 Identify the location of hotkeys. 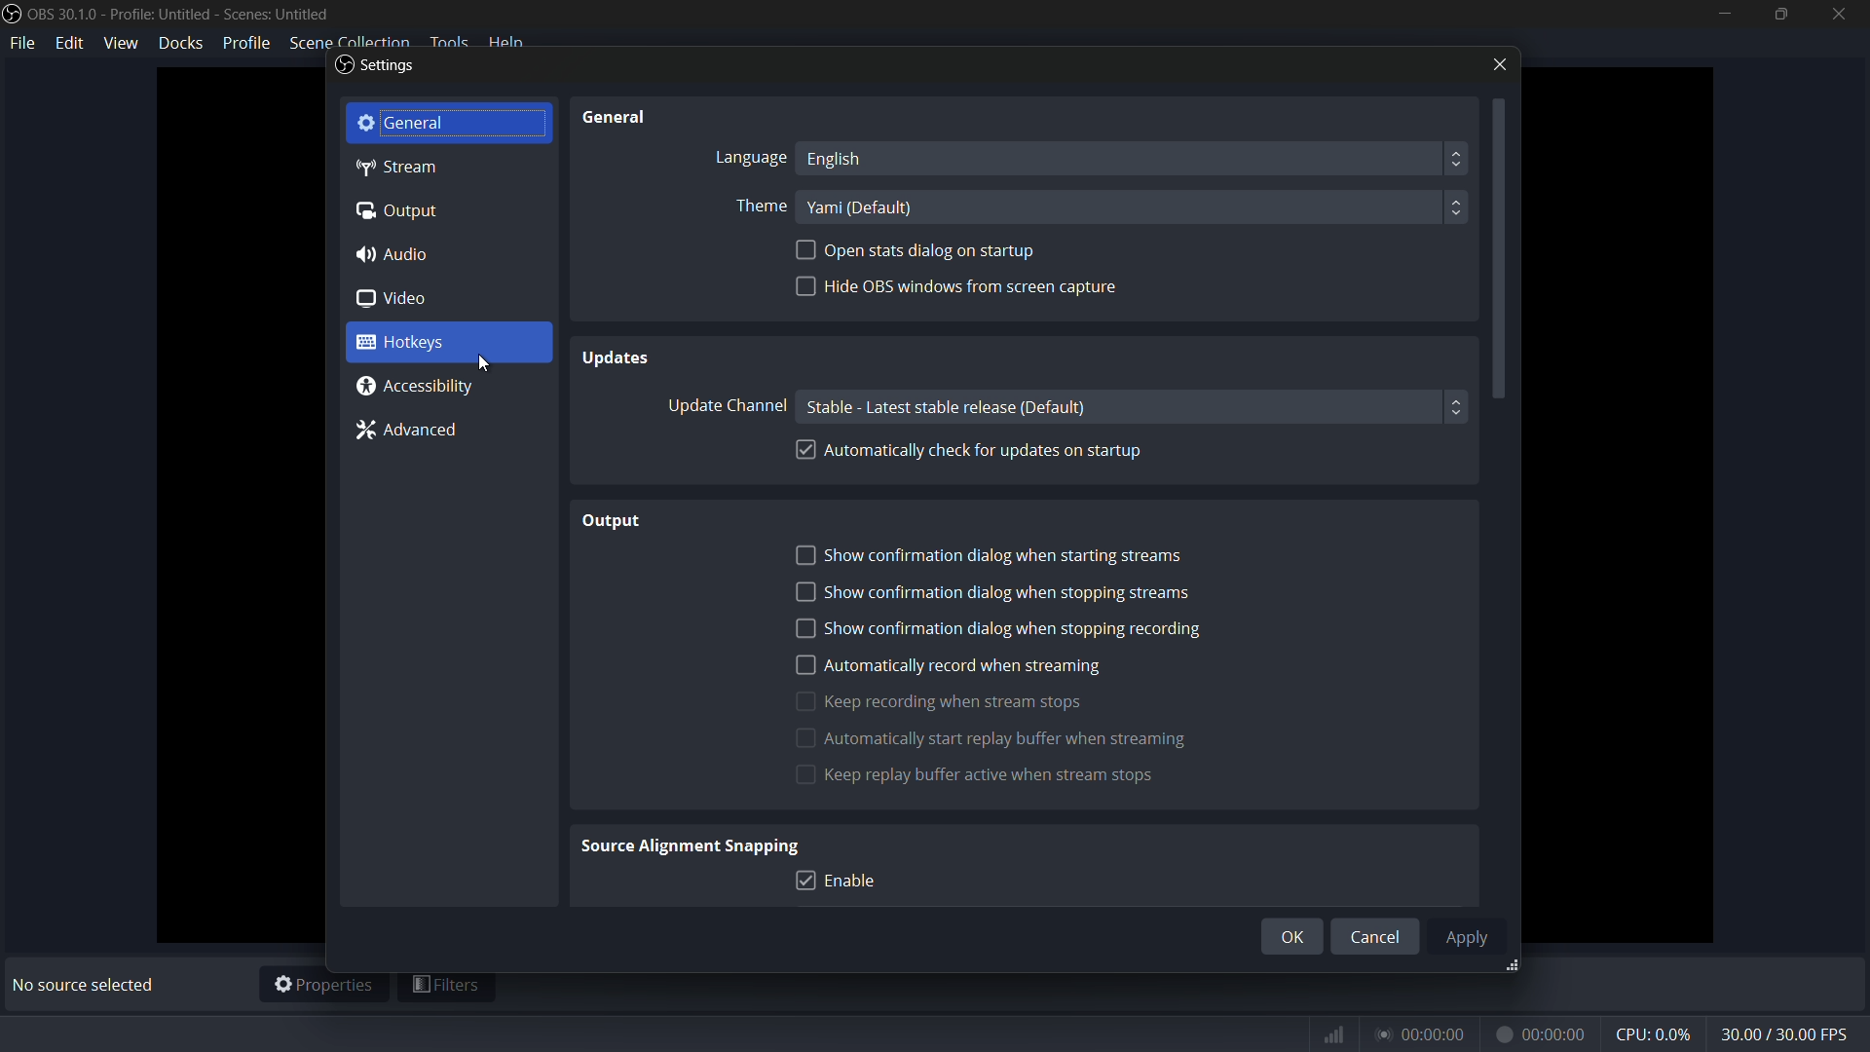
(402, 340).